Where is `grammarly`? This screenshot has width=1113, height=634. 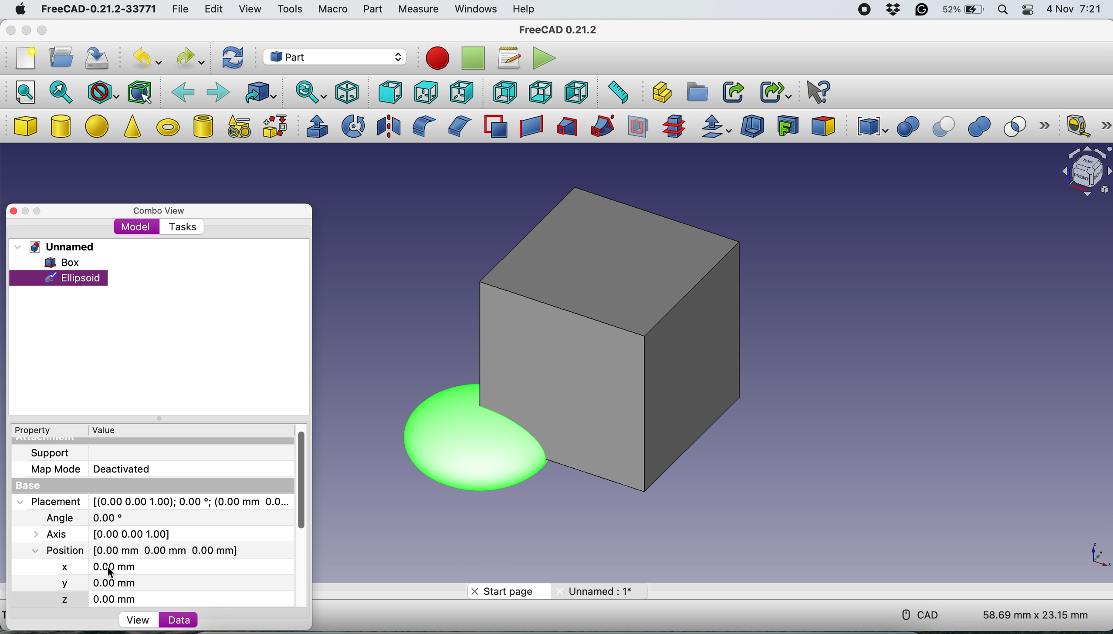
grammarly is located at coordinates (921, 11).